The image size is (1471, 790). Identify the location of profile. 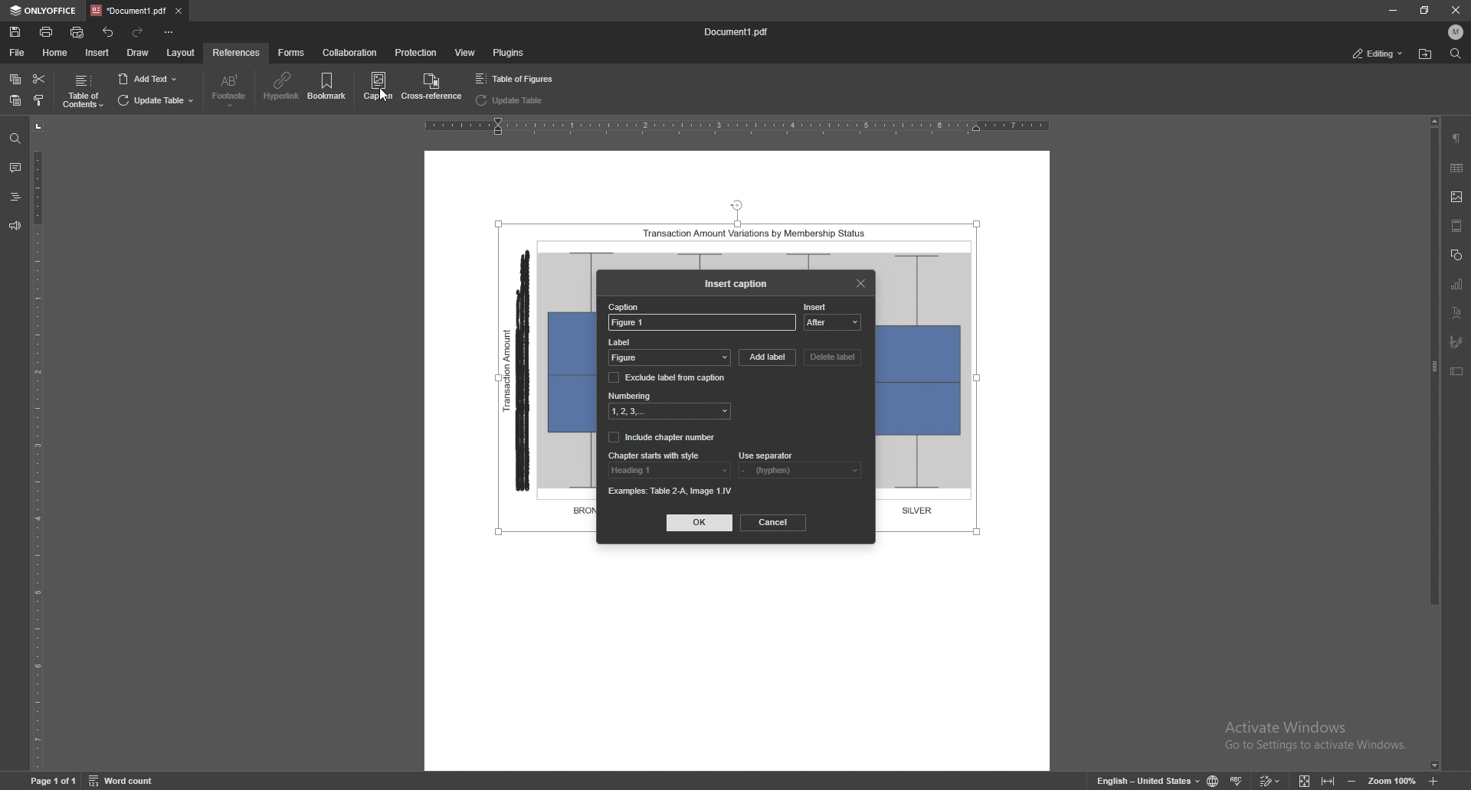
(1456, 31).